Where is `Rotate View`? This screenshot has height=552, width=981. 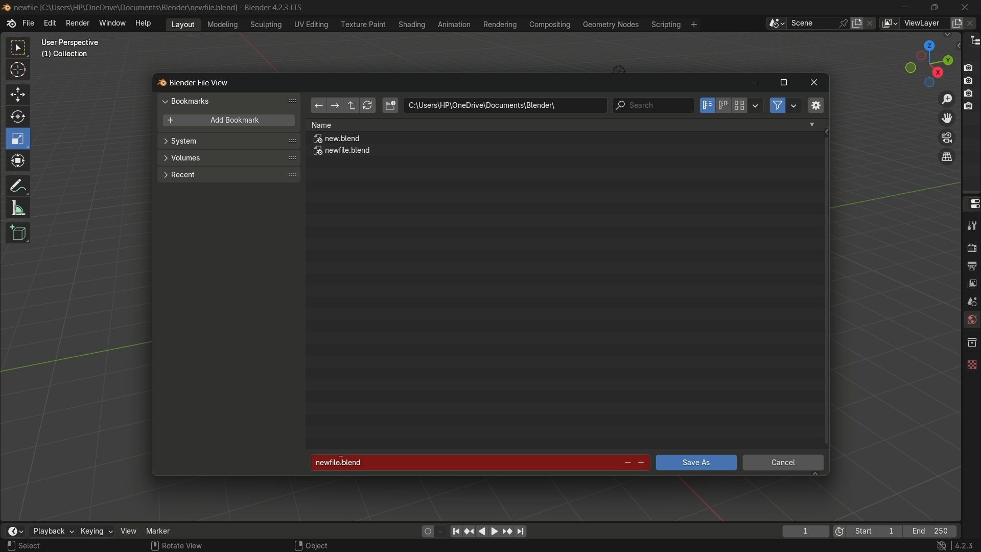
Rotate View is located at coordinates (177, 546).